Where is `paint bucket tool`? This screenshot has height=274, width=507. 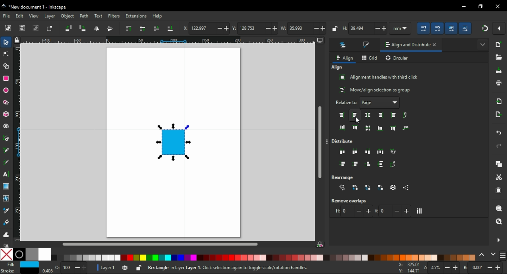 paint bucket tool is located at coordinates (6, 222).